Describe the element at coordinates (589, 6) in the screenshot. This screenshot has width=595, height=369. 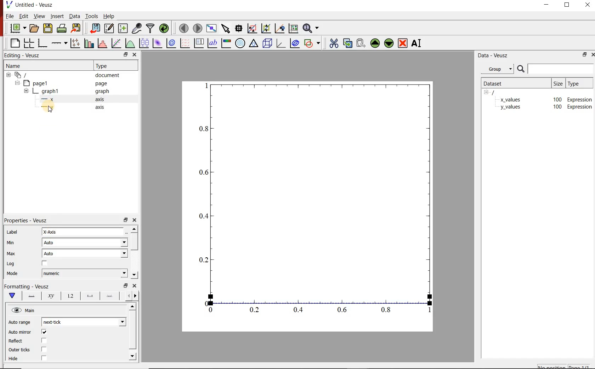
I see `close` at that location.